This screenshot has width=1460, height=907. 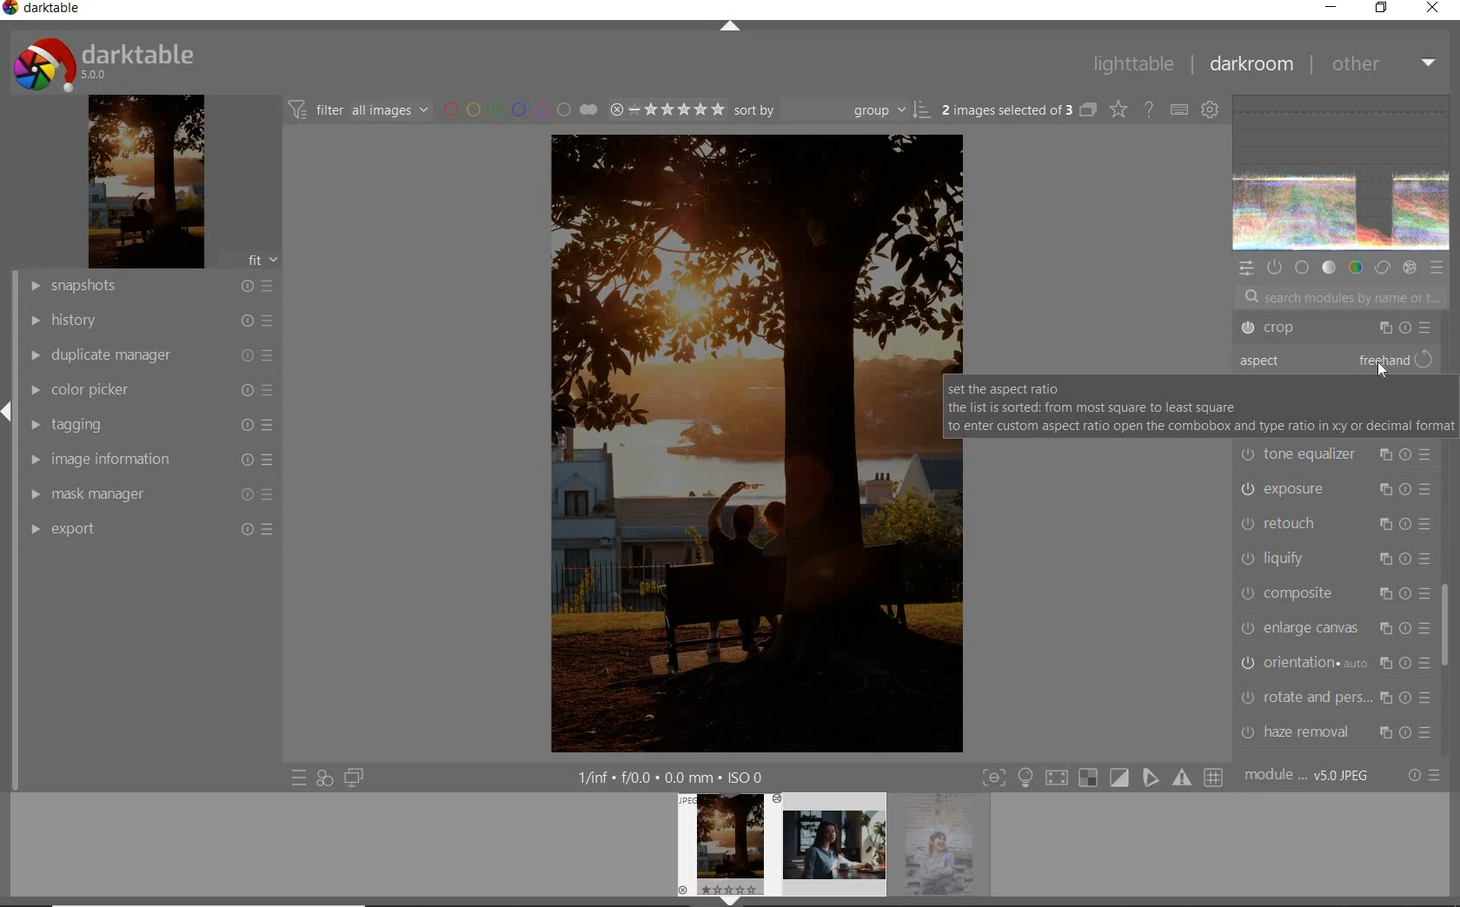 I want to click on change type of overlay, so click(x=1118, y=109).